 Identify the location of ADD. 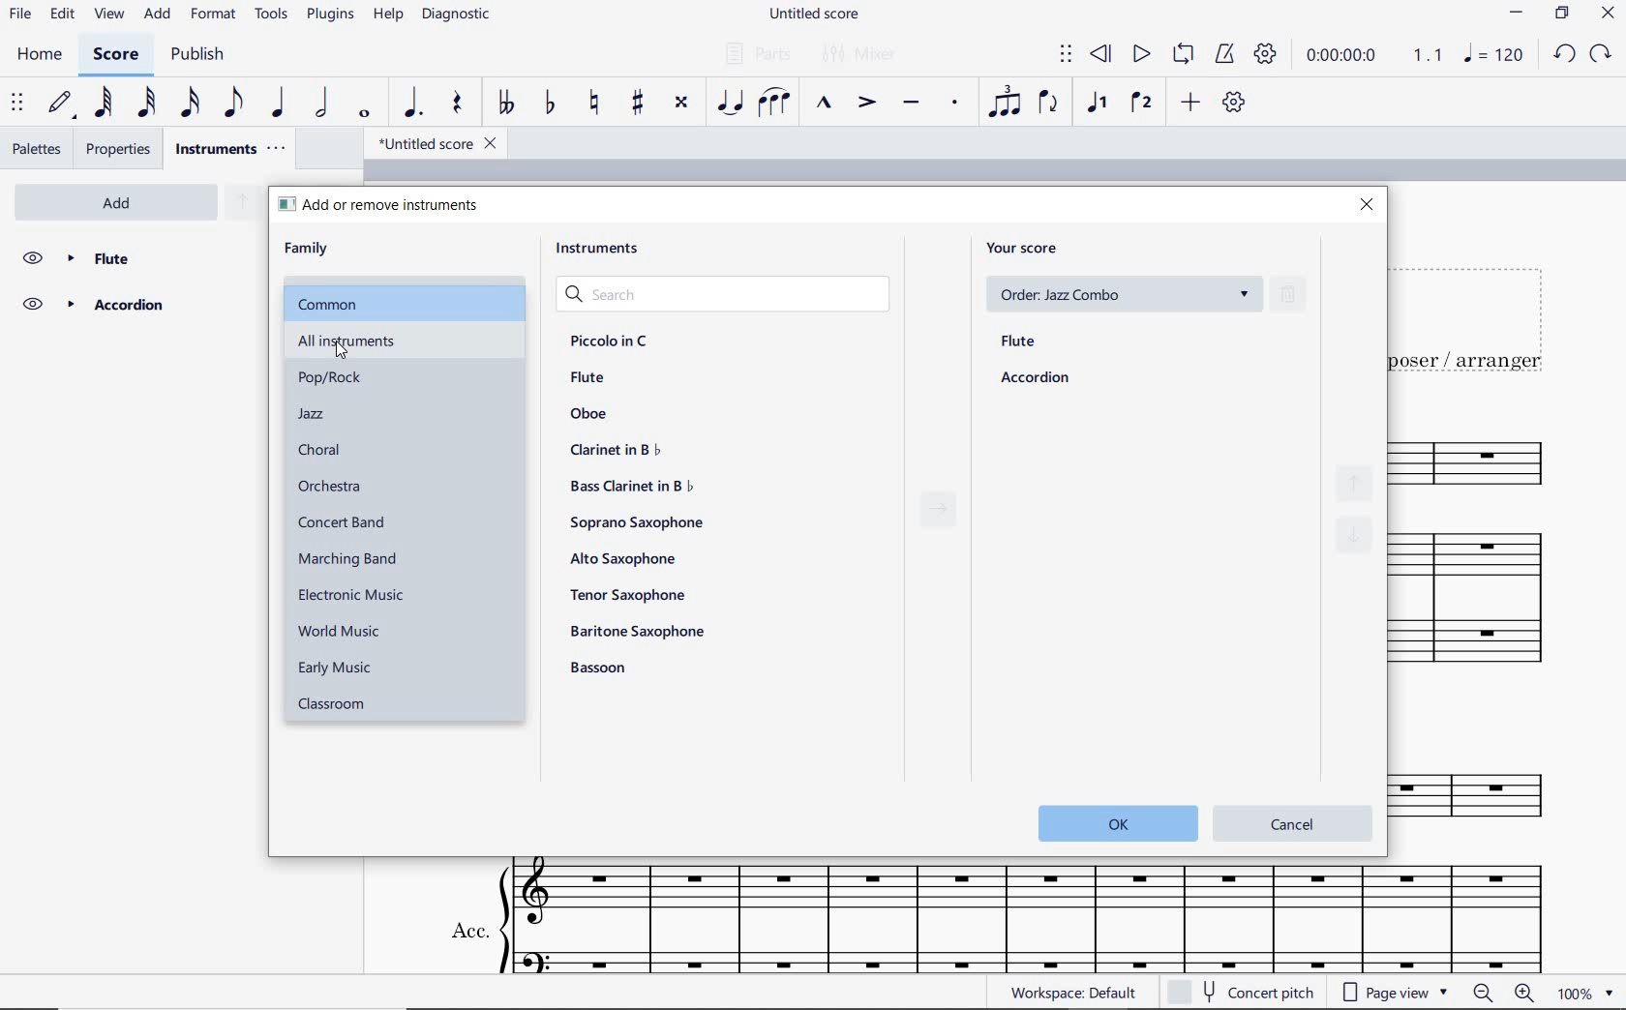
(159, 14).